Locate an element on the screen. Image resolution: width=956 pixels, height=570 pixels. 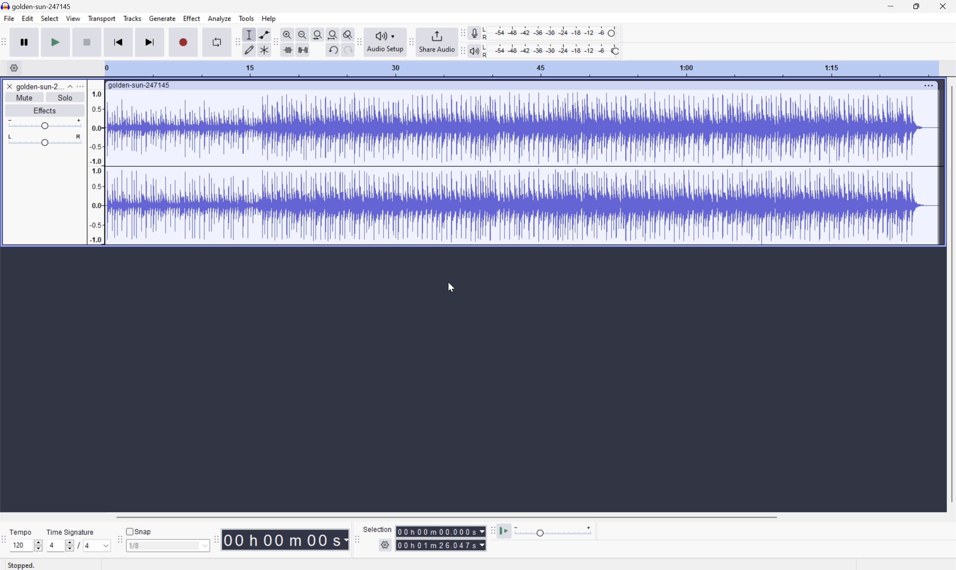
1/8 is located at coordinates (167, 545).